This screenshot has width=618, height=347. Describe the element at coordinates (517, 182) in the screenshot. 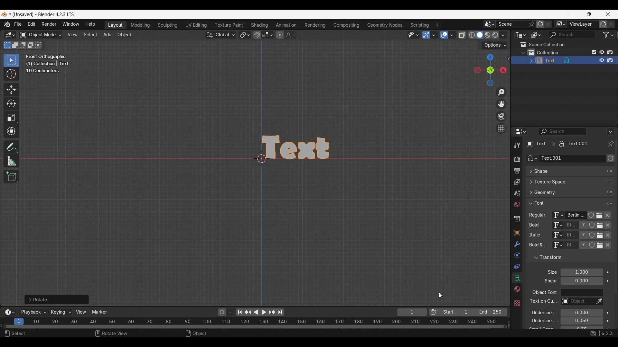

I see `View layer` at that location.